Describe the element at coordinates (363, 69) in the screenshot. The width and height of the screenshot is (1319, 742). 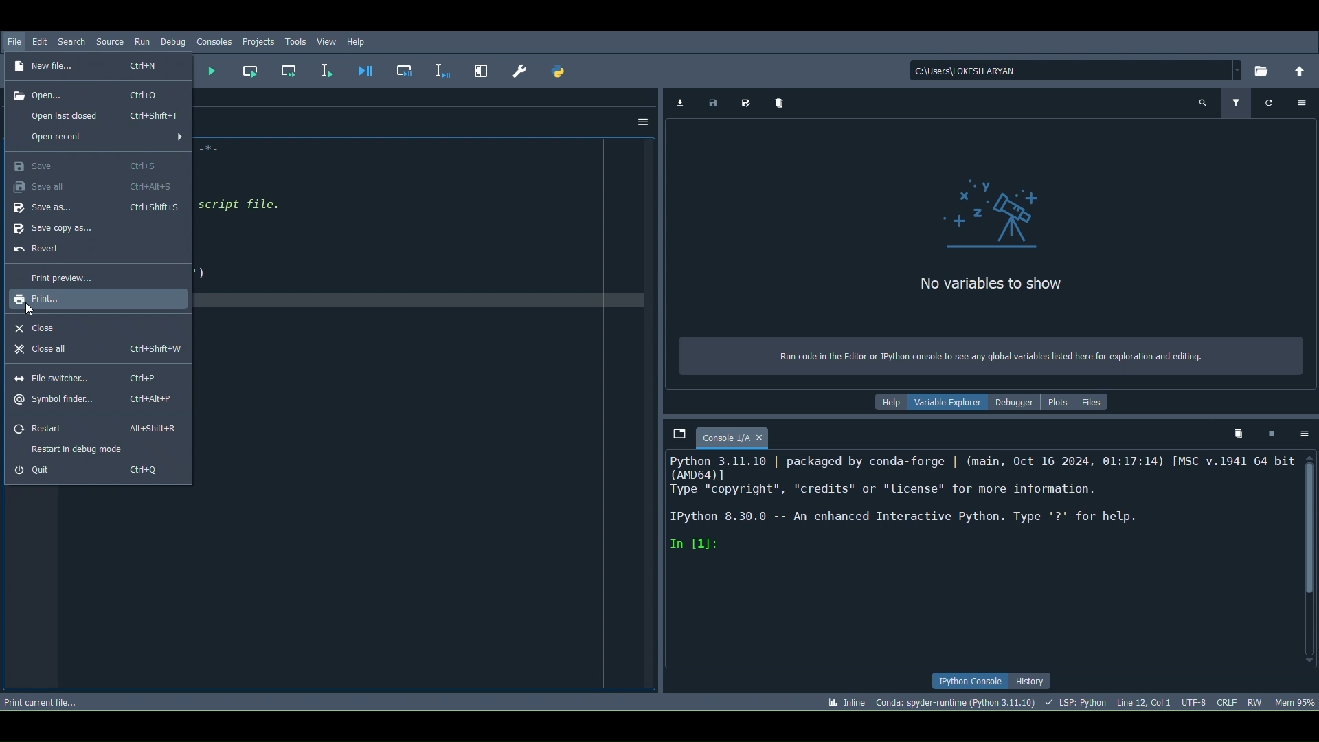
I see `Debug file (Ctrl + F5)` at that location.